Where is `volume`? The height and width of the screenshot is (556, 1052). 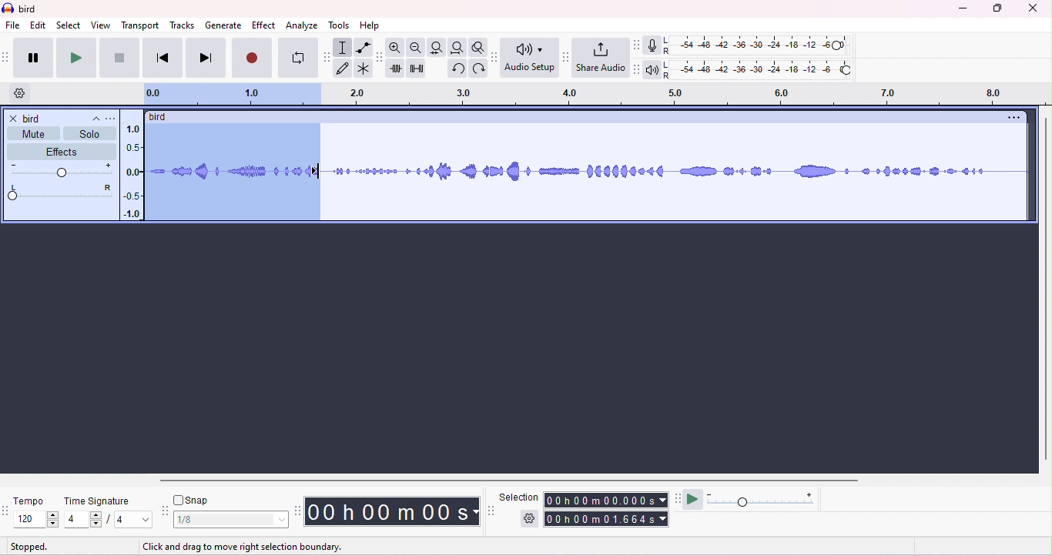 volume is located at coordinates (62, 169).